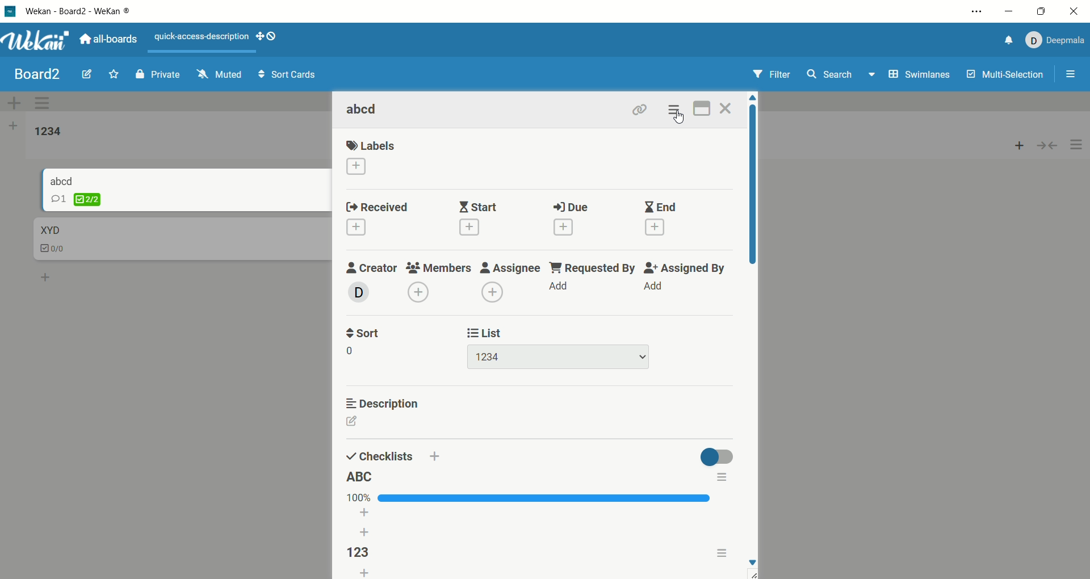 Image resolution: width=1090 pixels, height=579 pixels. I want to click on description, so click(384, 401).